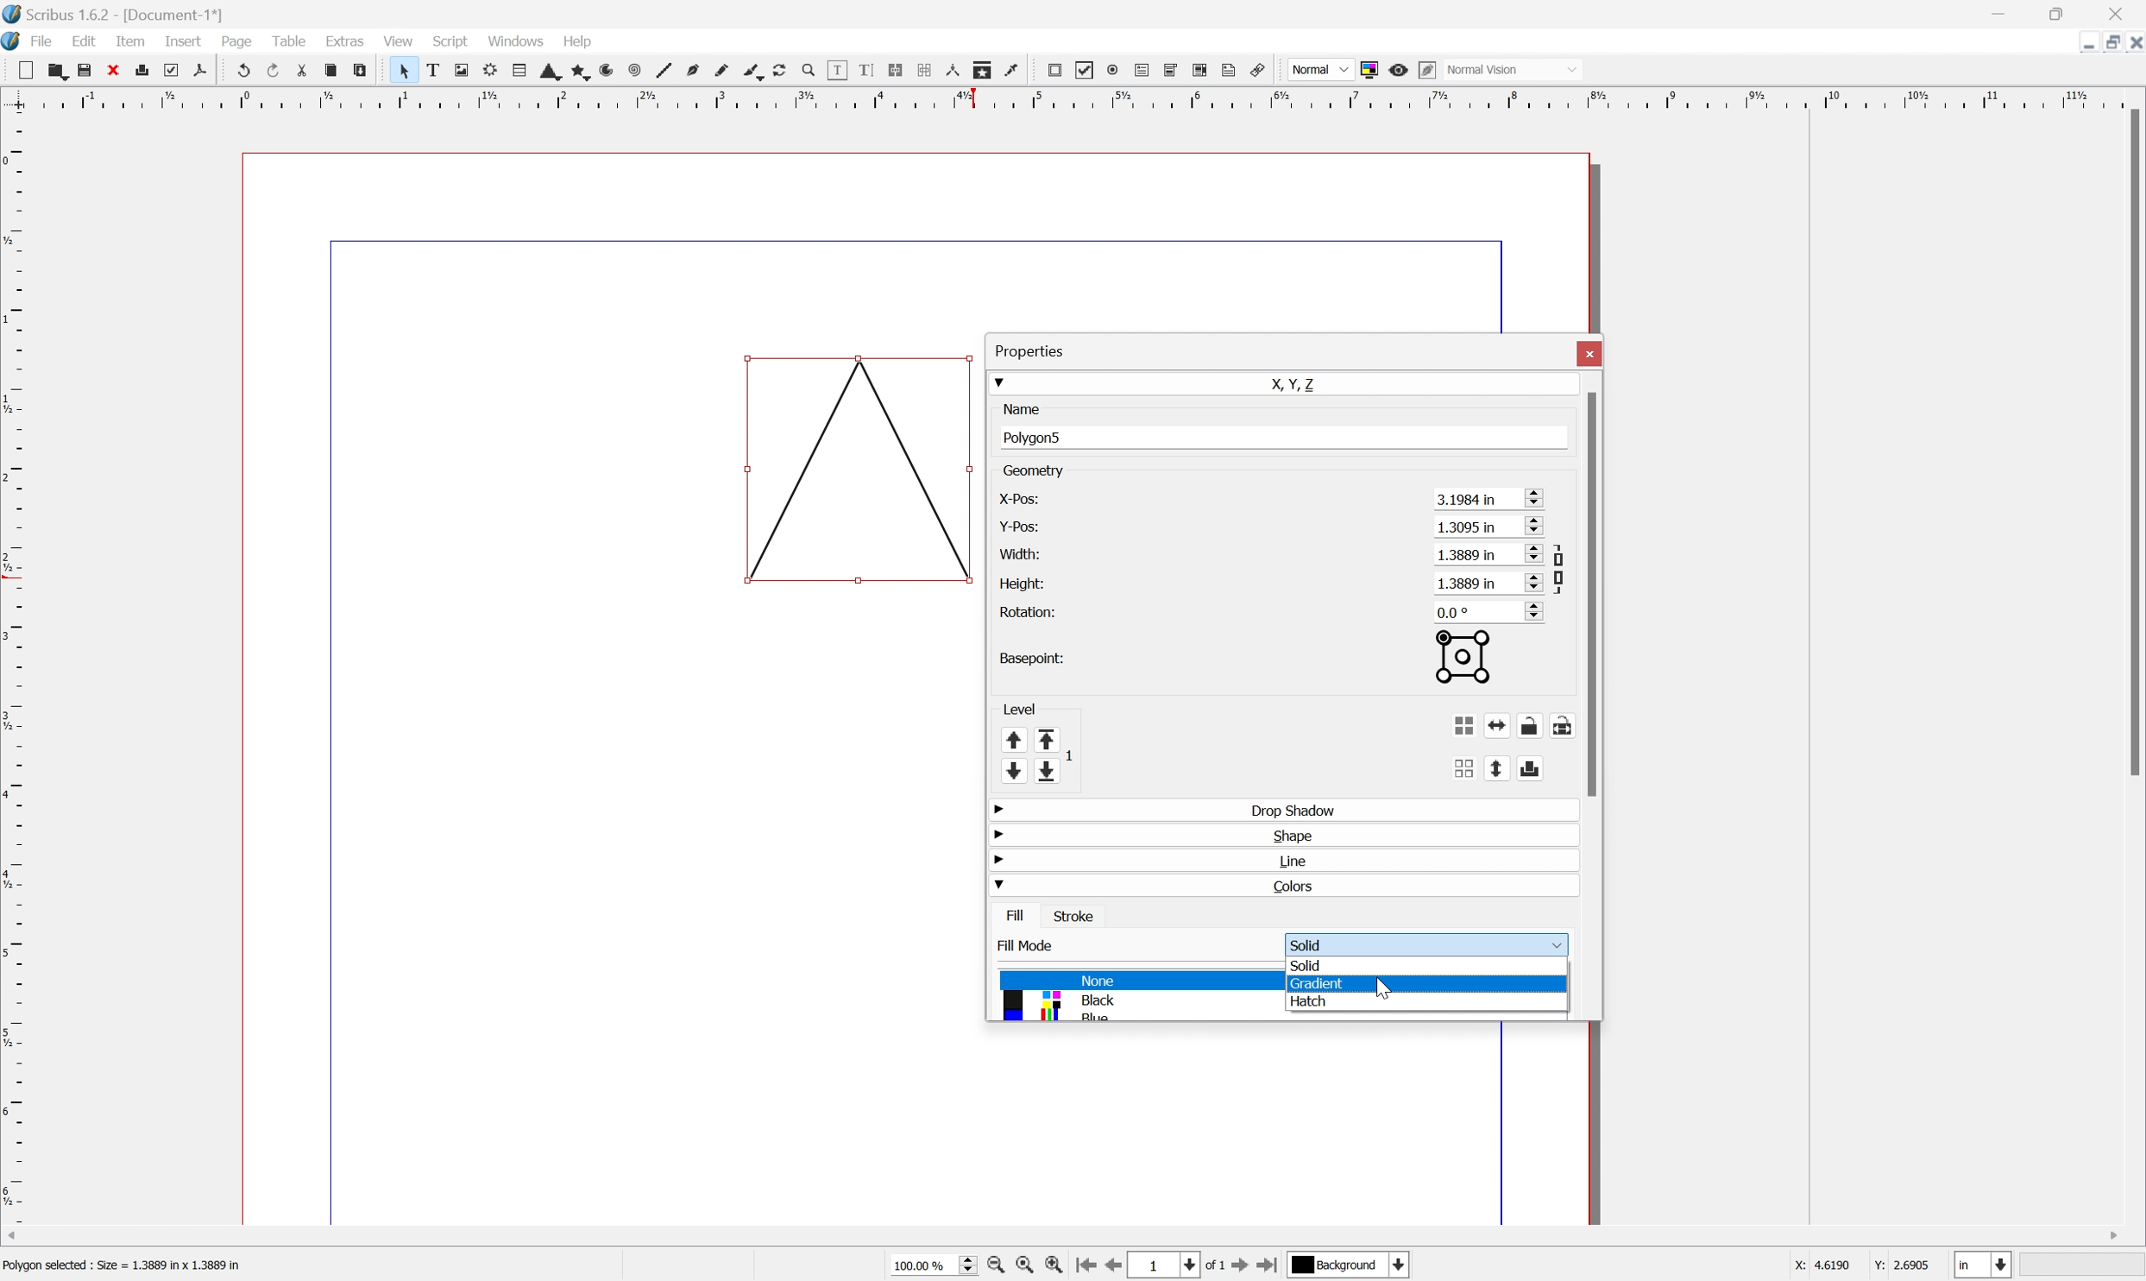 The height and width of the screenshot is (1281, 2146). I want to click on Minimize, so click(2086, 42).